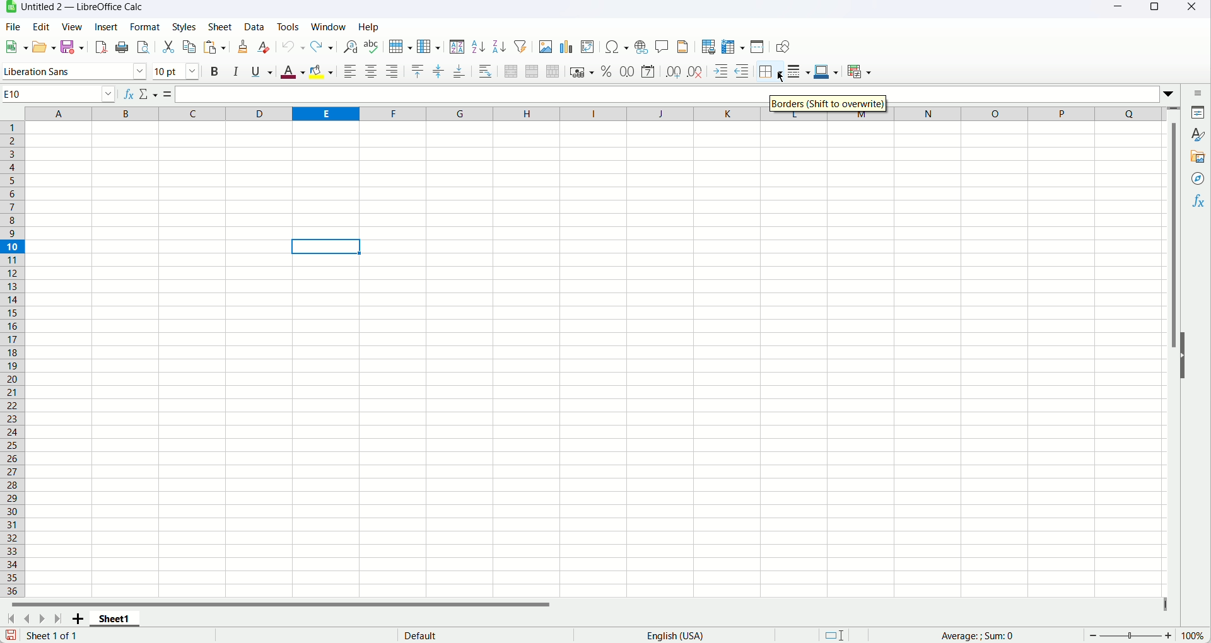 The image size is (1211, 643). What do you see at coordinates (740, 71) in the screenshot?
I see `Decrease indent` at bounding box center [740, 71].